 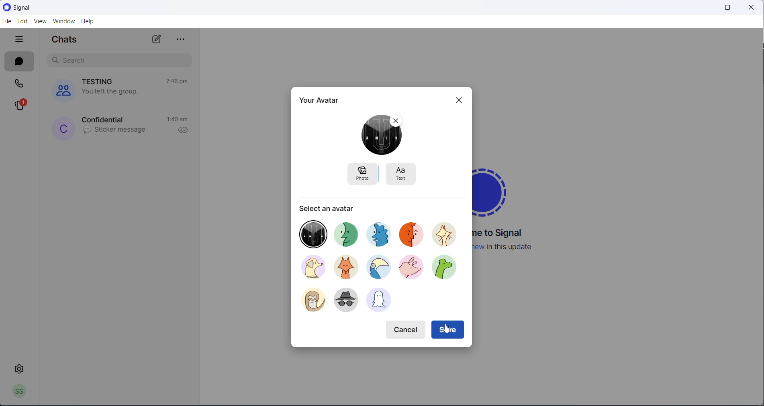 I want to click on avatar, so click(x=448, y=234).